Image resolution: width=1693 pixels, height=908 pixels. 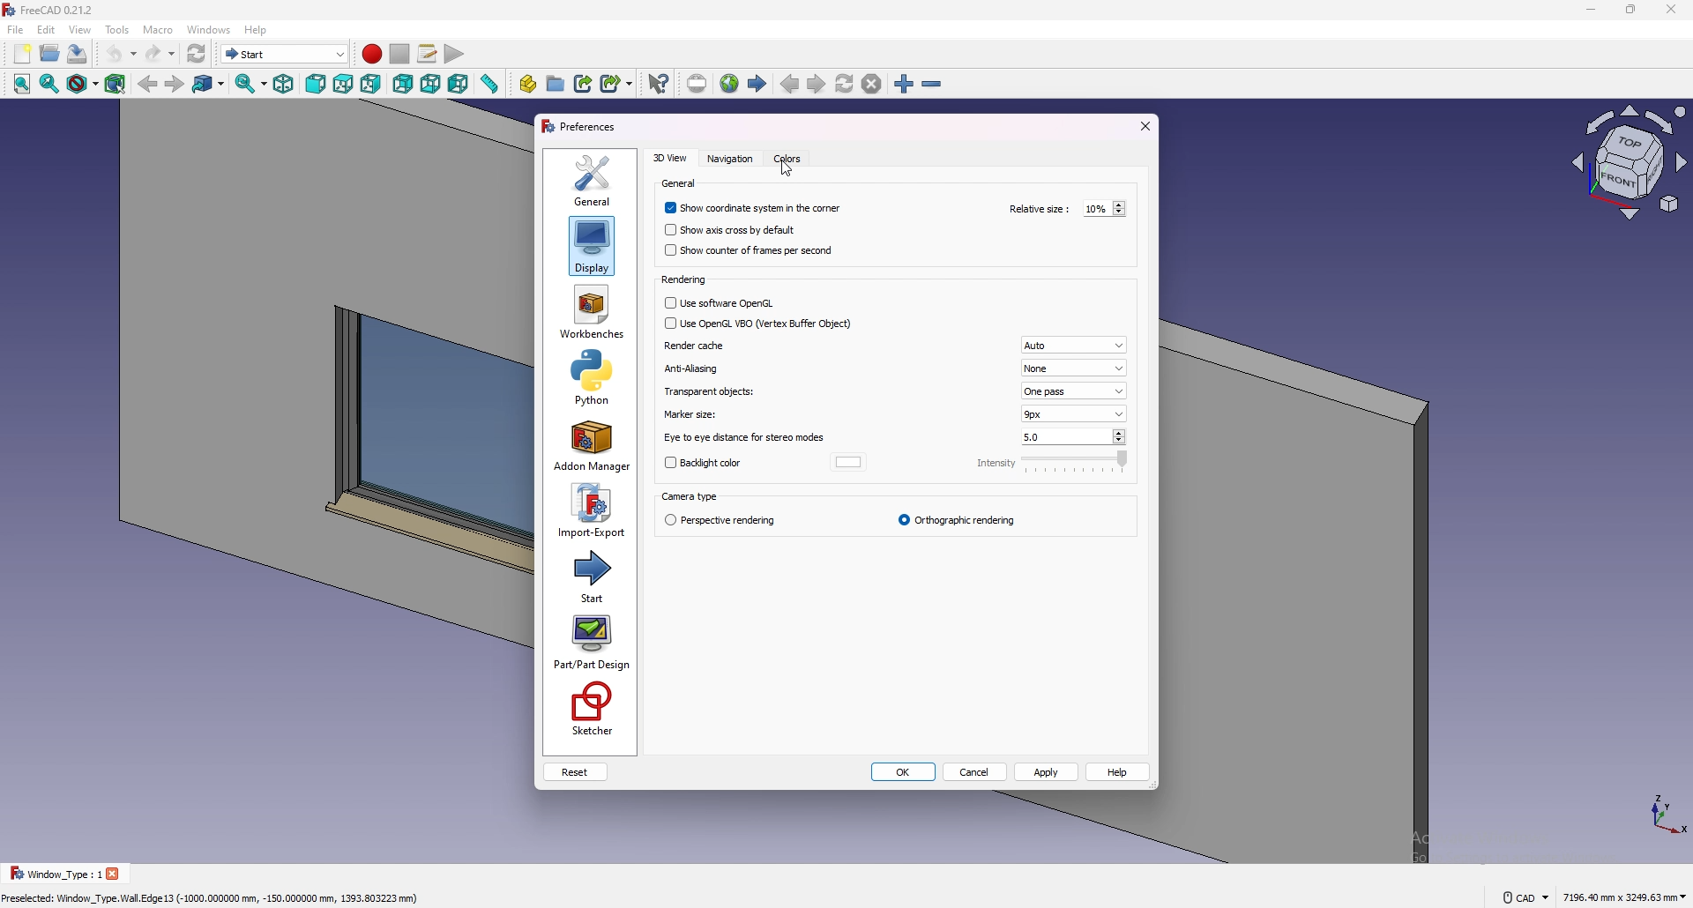 I want to click on python, so click(x=589, y=377).